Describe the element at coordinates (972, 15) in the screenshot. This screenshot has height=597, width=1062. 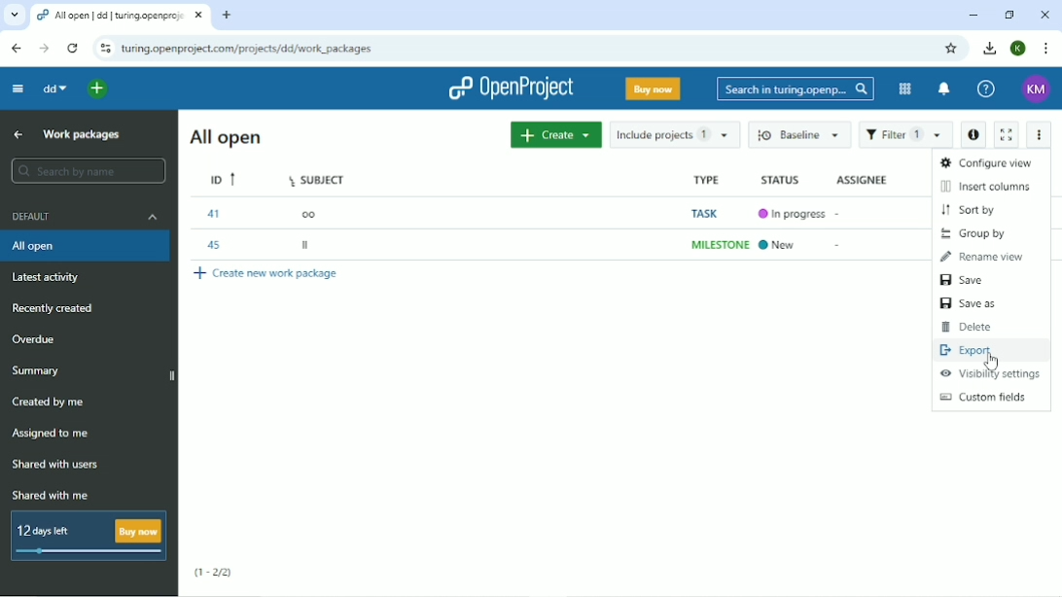
I see `Minimize` at that location.